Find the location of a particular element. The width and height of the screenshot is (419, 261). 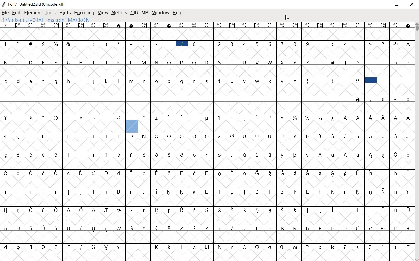

Symbol is located at coordinates (207, 228).